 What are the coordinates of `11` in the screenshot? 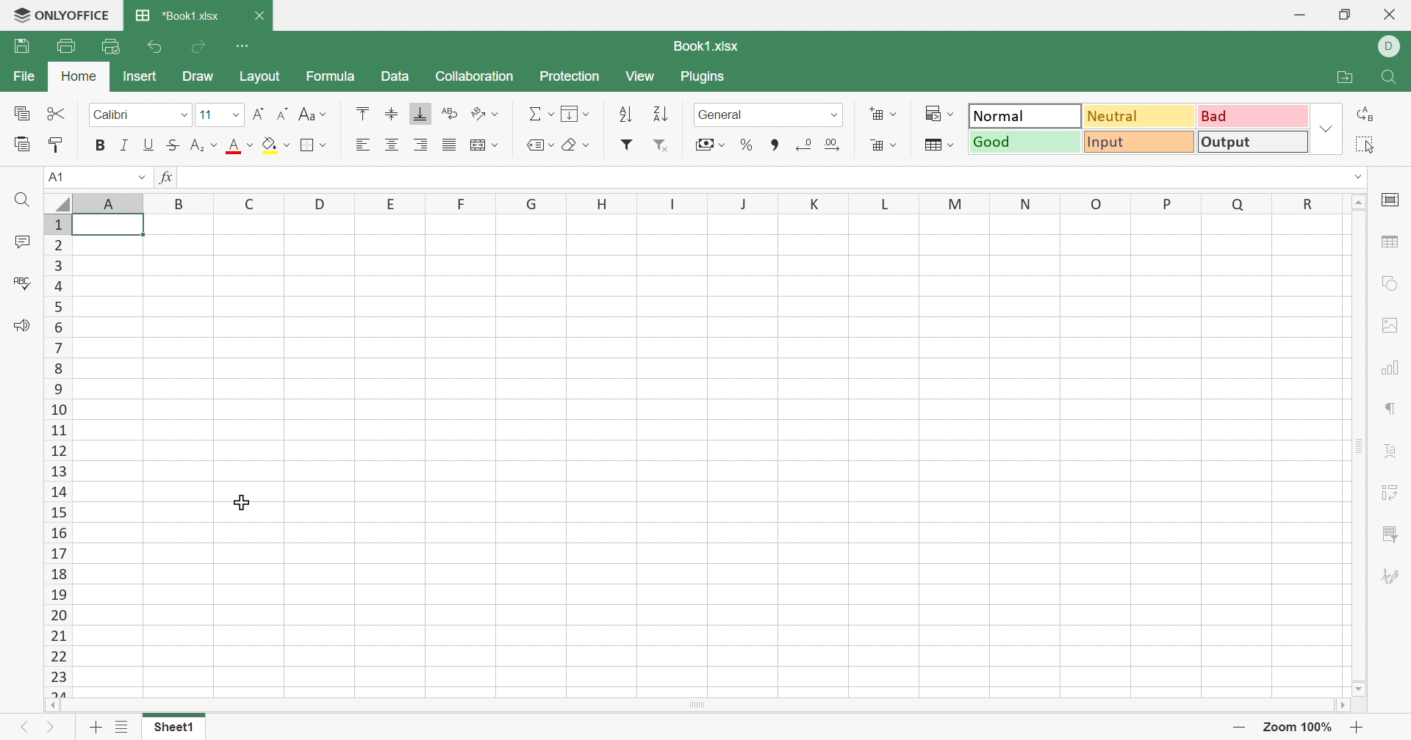 It's located at (206, 115).